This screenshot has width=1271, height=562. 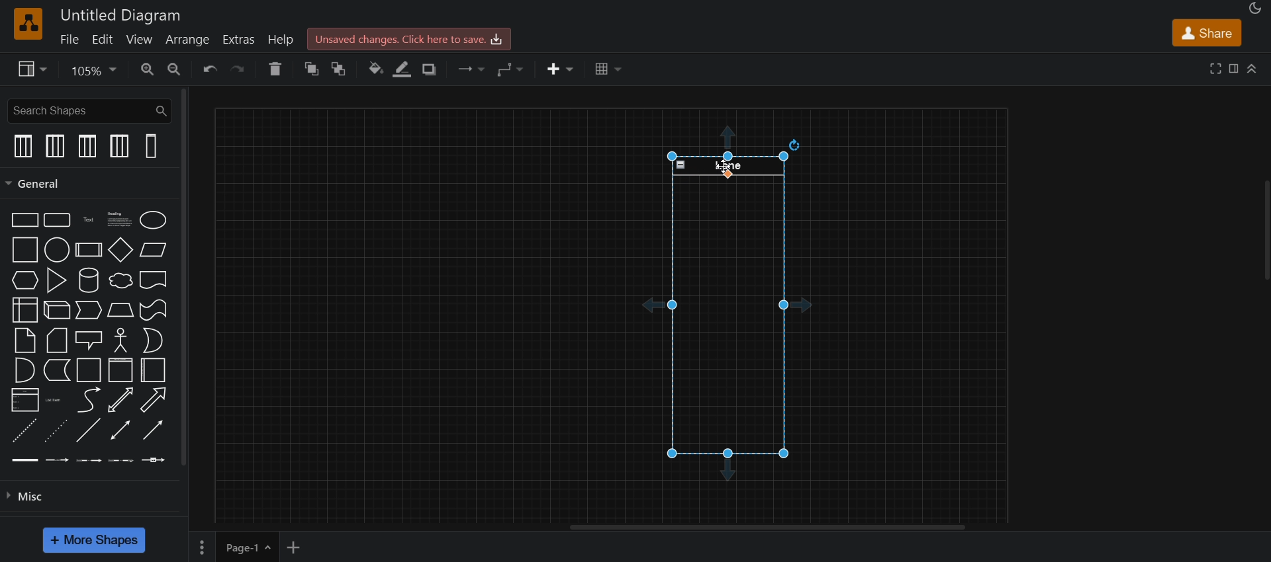 I want to click on process, so click(x=89, y=250).